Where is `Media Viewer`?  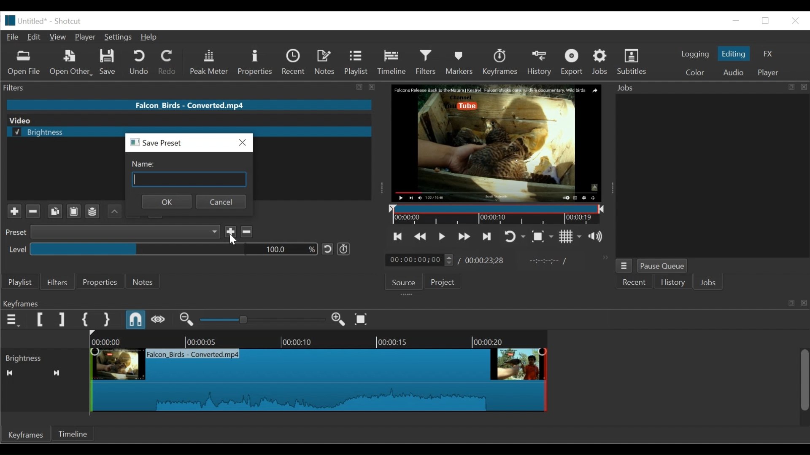 Media Viewer is located at coordinates (495, 143).